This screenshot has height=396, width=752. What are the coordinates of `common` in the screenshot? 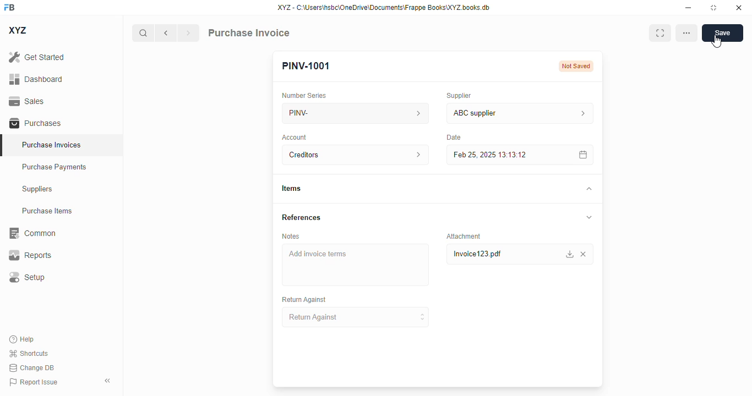 It's located at (31, 233).